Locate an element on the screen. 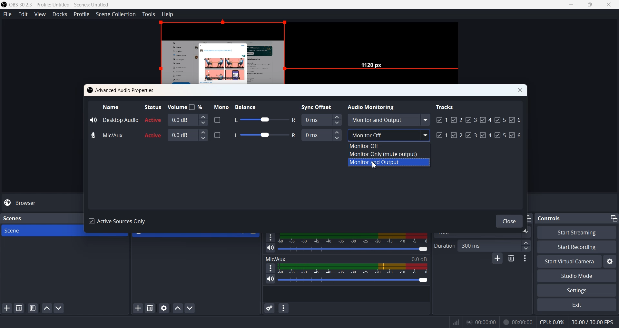 This screenshot has width=619, height=328. Controls is located at coordinates (552, 218).